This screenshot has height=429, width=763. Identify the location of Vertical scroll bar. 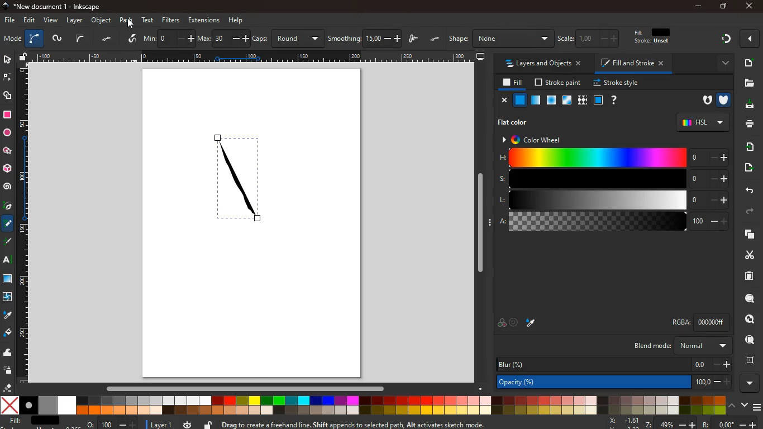
(478, 223).